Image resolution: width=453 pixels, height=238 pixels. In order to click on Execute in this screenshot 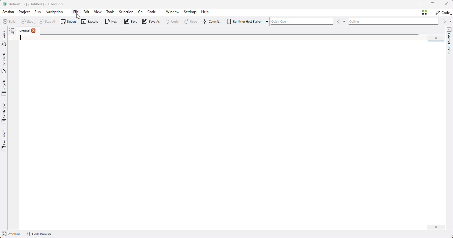, I will do `click(92, 22)`.